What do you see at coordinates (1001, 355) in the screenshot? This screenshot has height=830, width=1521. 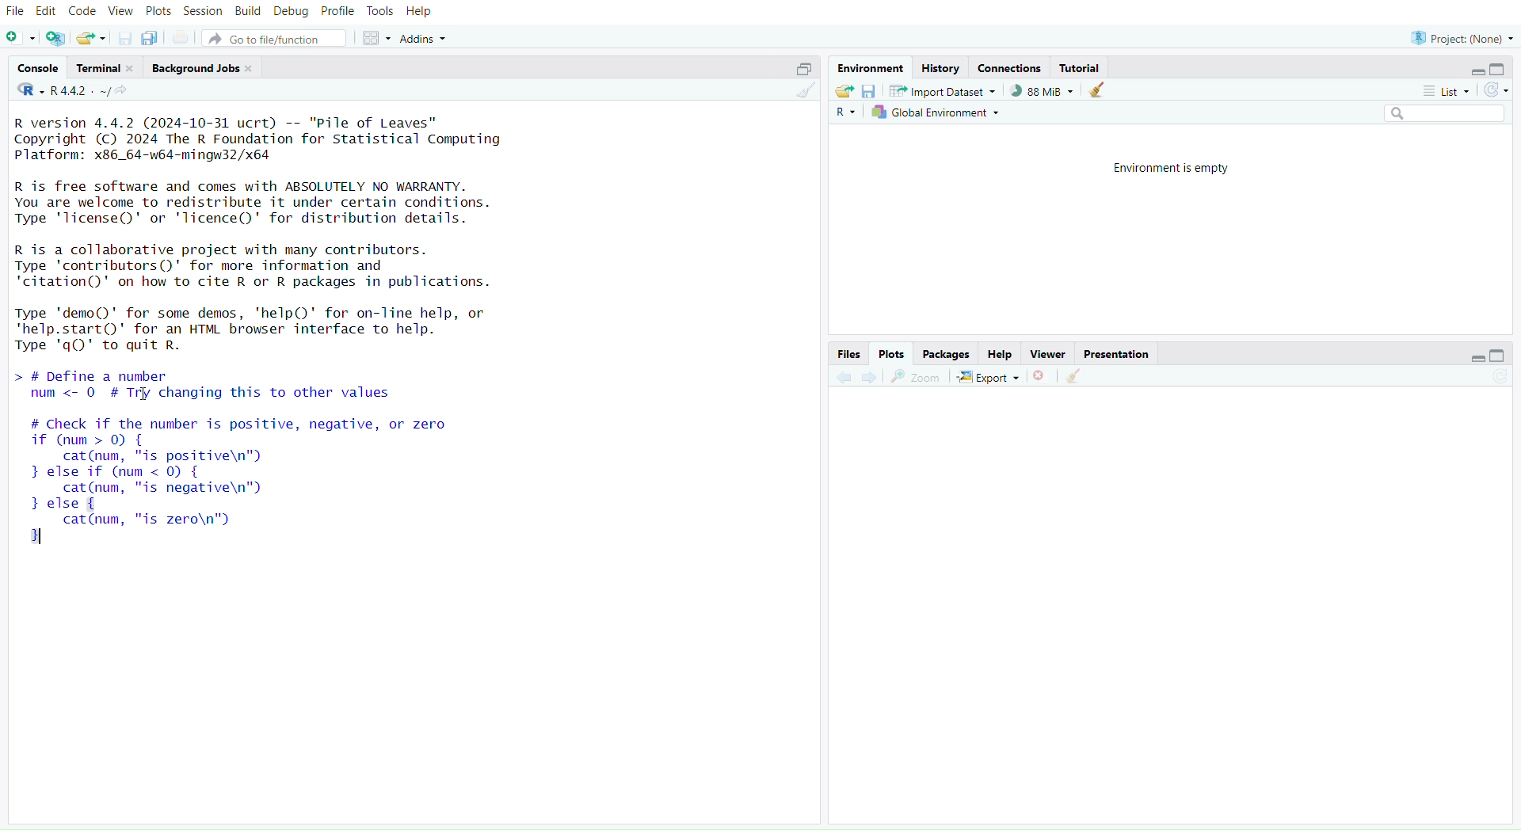 I see `help` at bounding box center [1001, 355].